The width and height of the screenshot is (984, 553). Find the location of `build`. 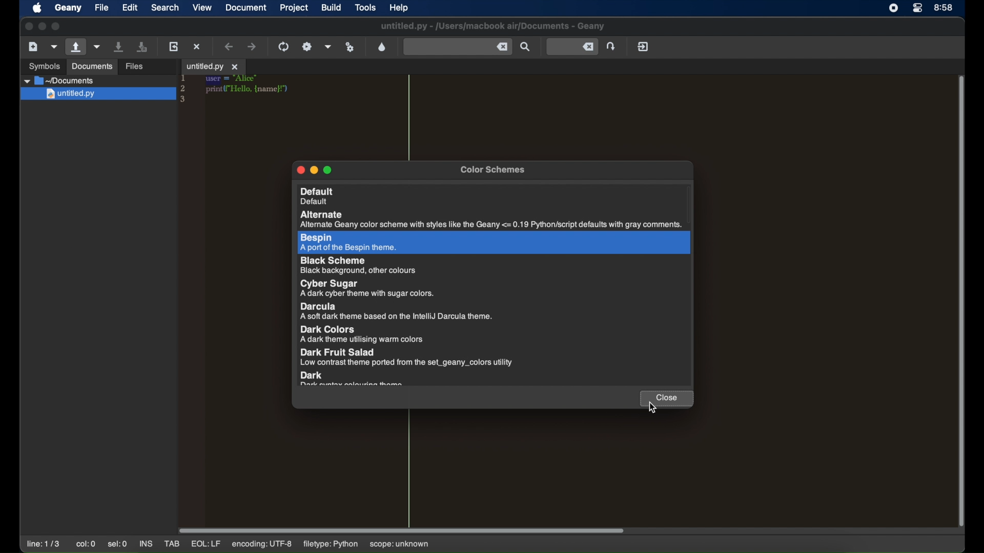

build is located at coordinates (332, 7).